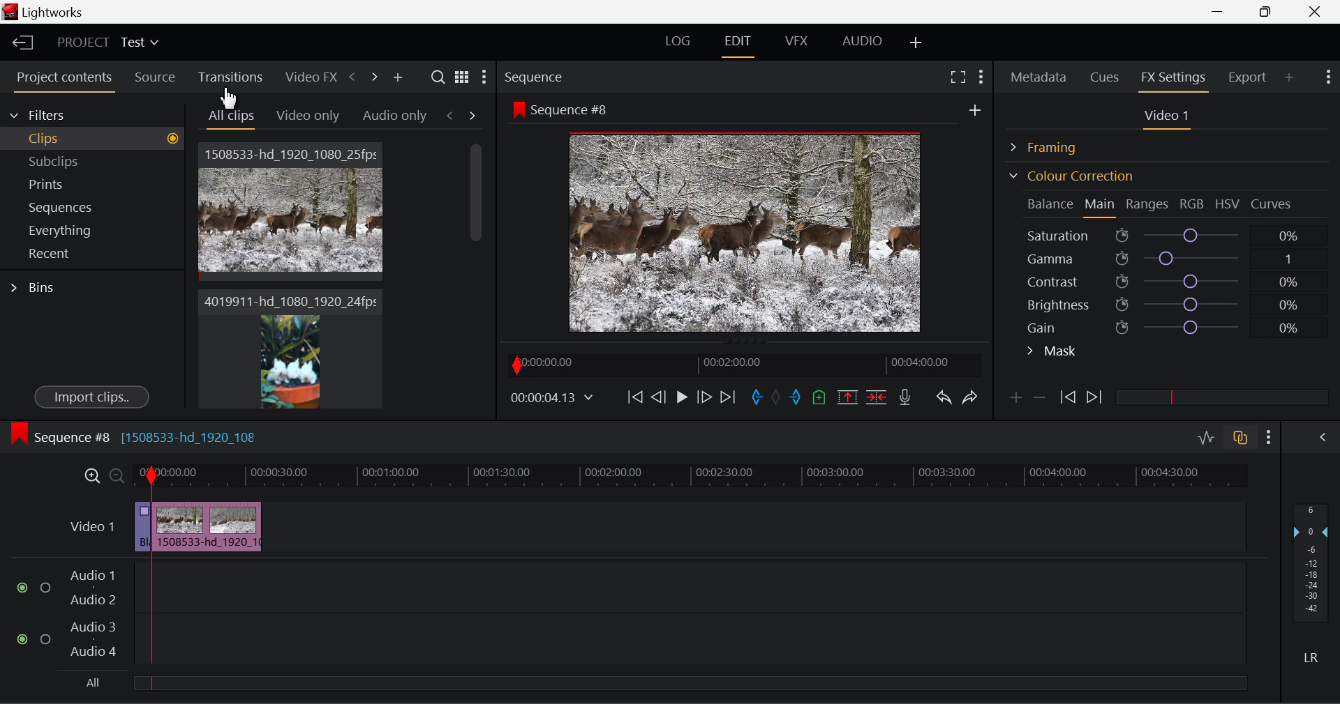  I want to click on Timeline Zoom Out, so click(116, 475).